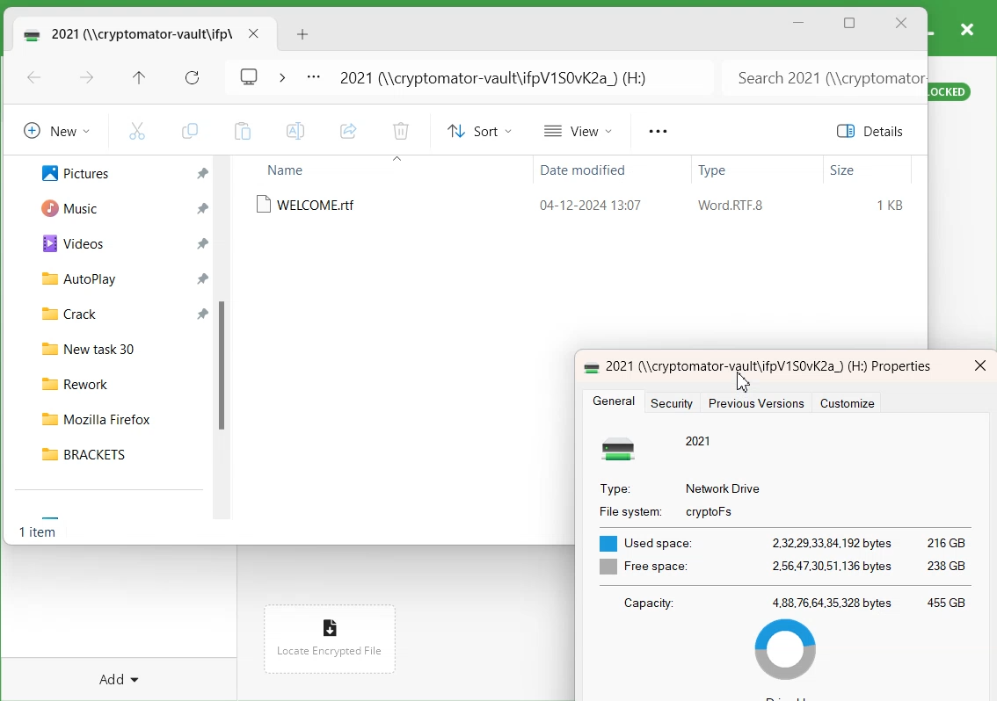 This screenshot has height=701, width=997. Describe the element at coordinates (755, 403) in the screenshot. I see `Previous Versions` at that location.